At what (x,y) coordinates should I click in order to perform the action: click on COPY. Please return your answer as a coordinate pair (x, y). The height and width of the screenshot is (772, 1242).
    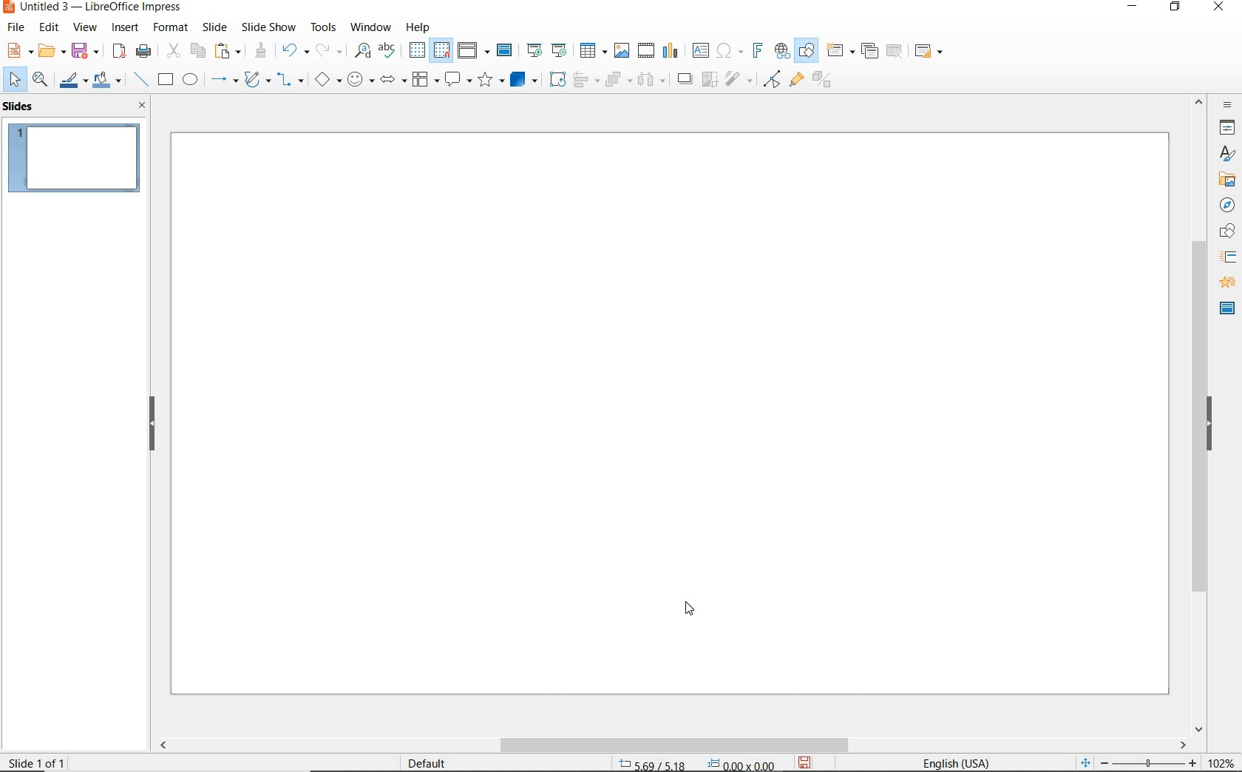
    Looking at the image, I should click on (197, 52).